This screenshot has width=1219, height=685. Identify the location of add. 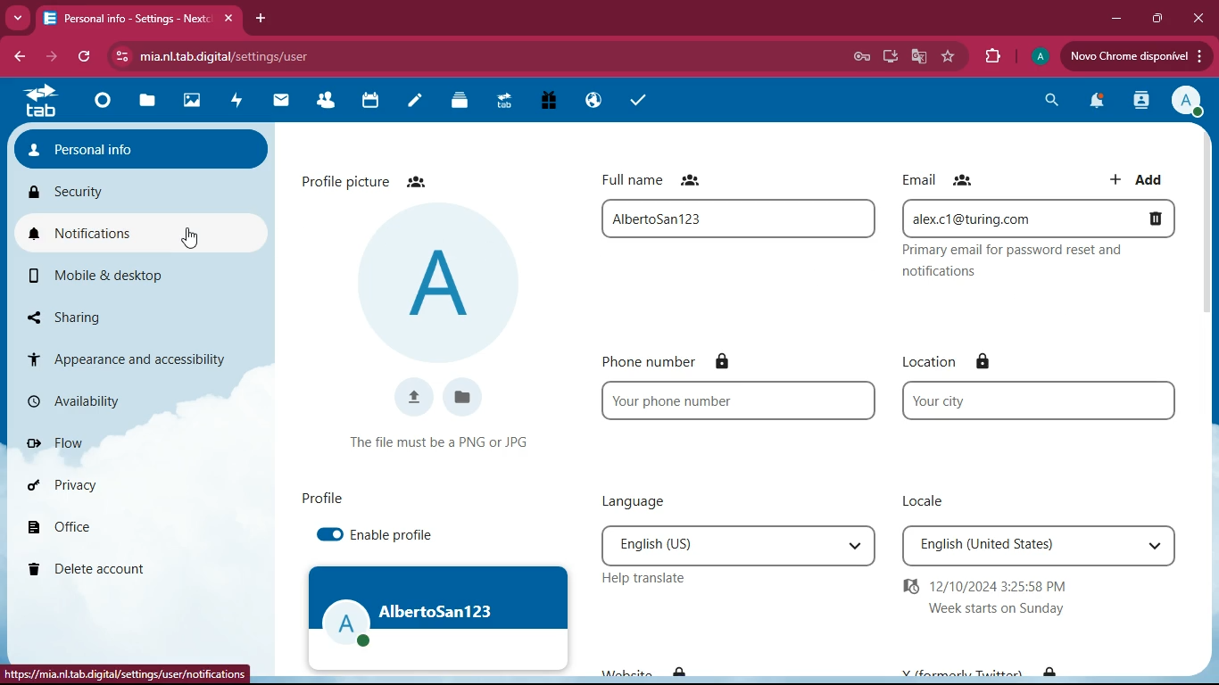
(1135, 175).